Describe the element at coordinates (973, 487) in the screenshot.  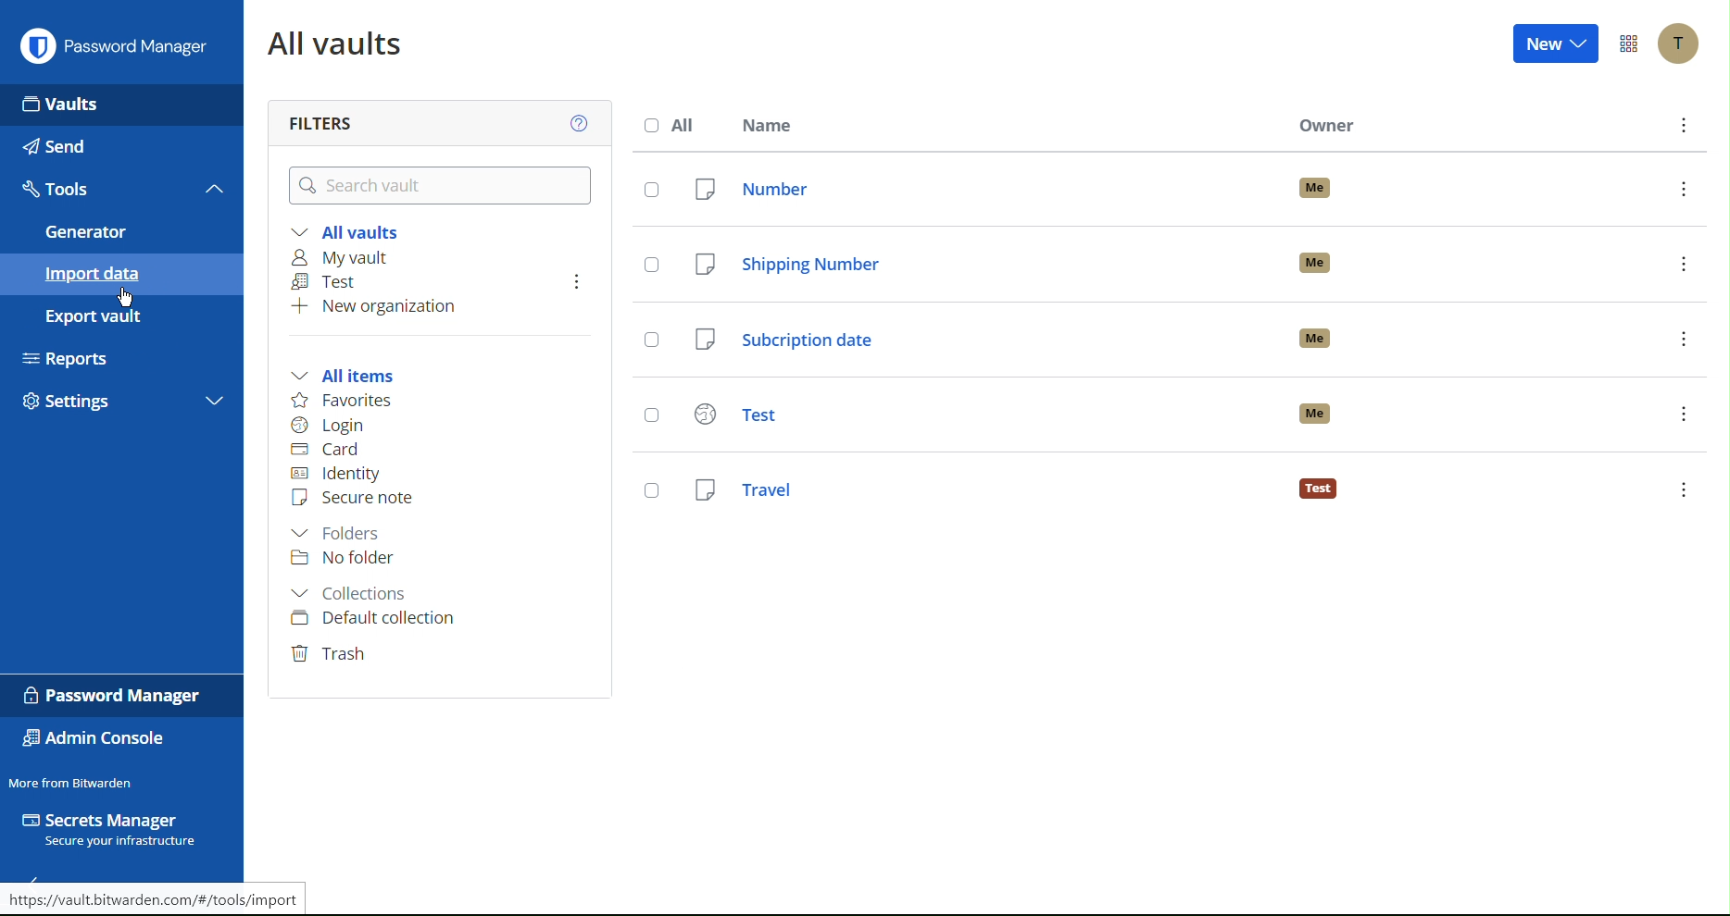
I see `travel` at that location.